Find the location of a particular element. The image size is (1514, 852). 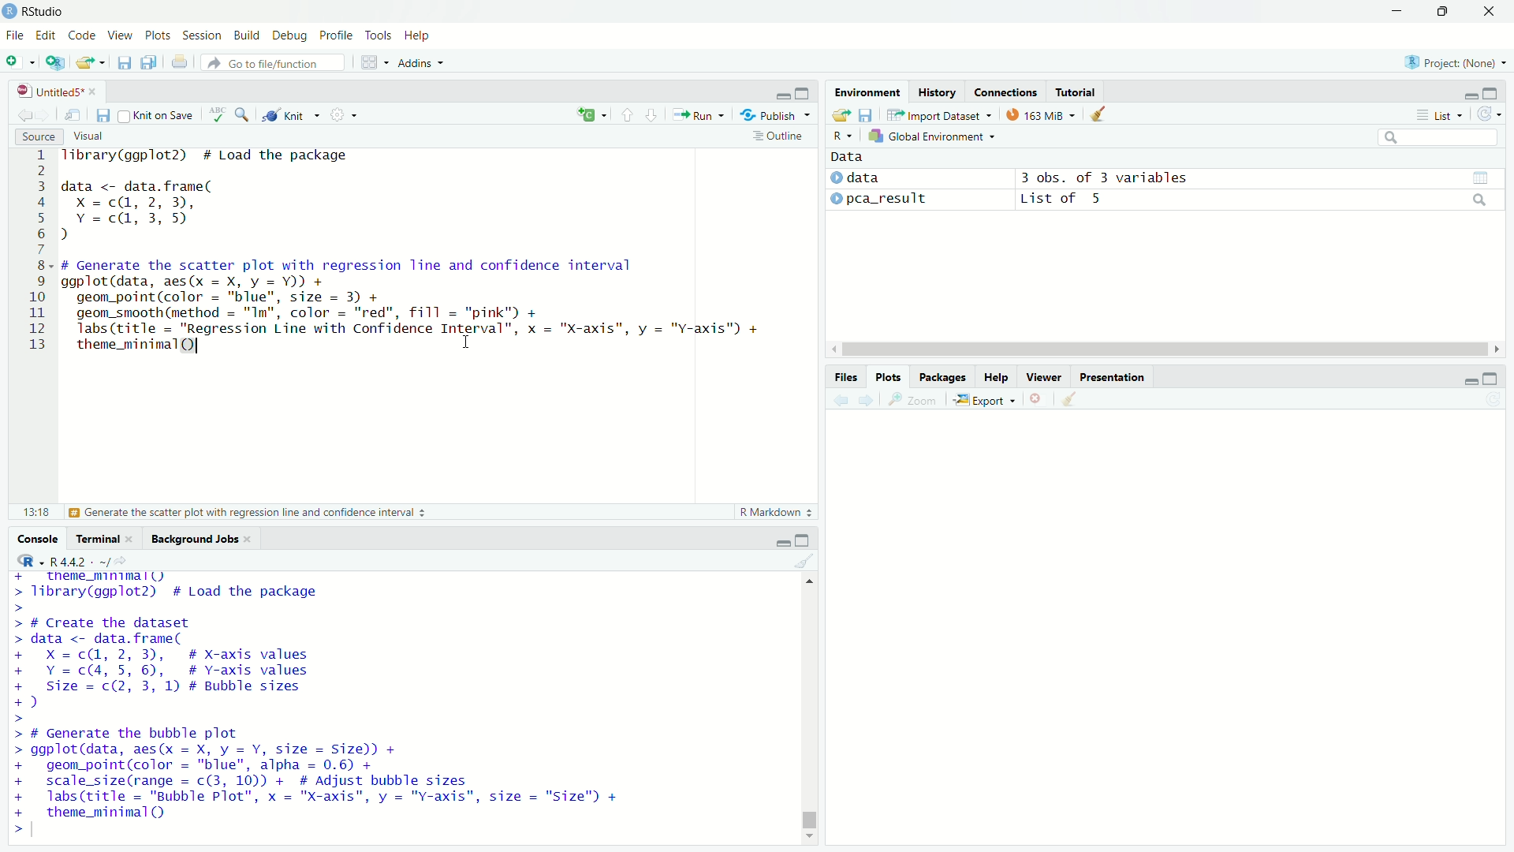

search is located at coordinates (1480, 200).